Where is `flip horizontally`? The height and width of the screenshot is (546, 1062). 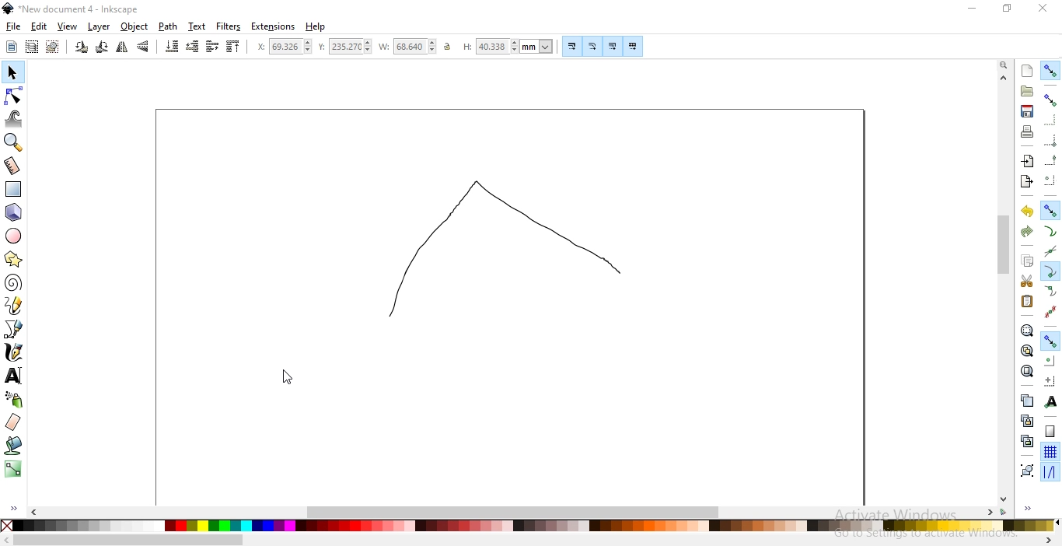
flip horizontally is located at coordinates (121, 48).